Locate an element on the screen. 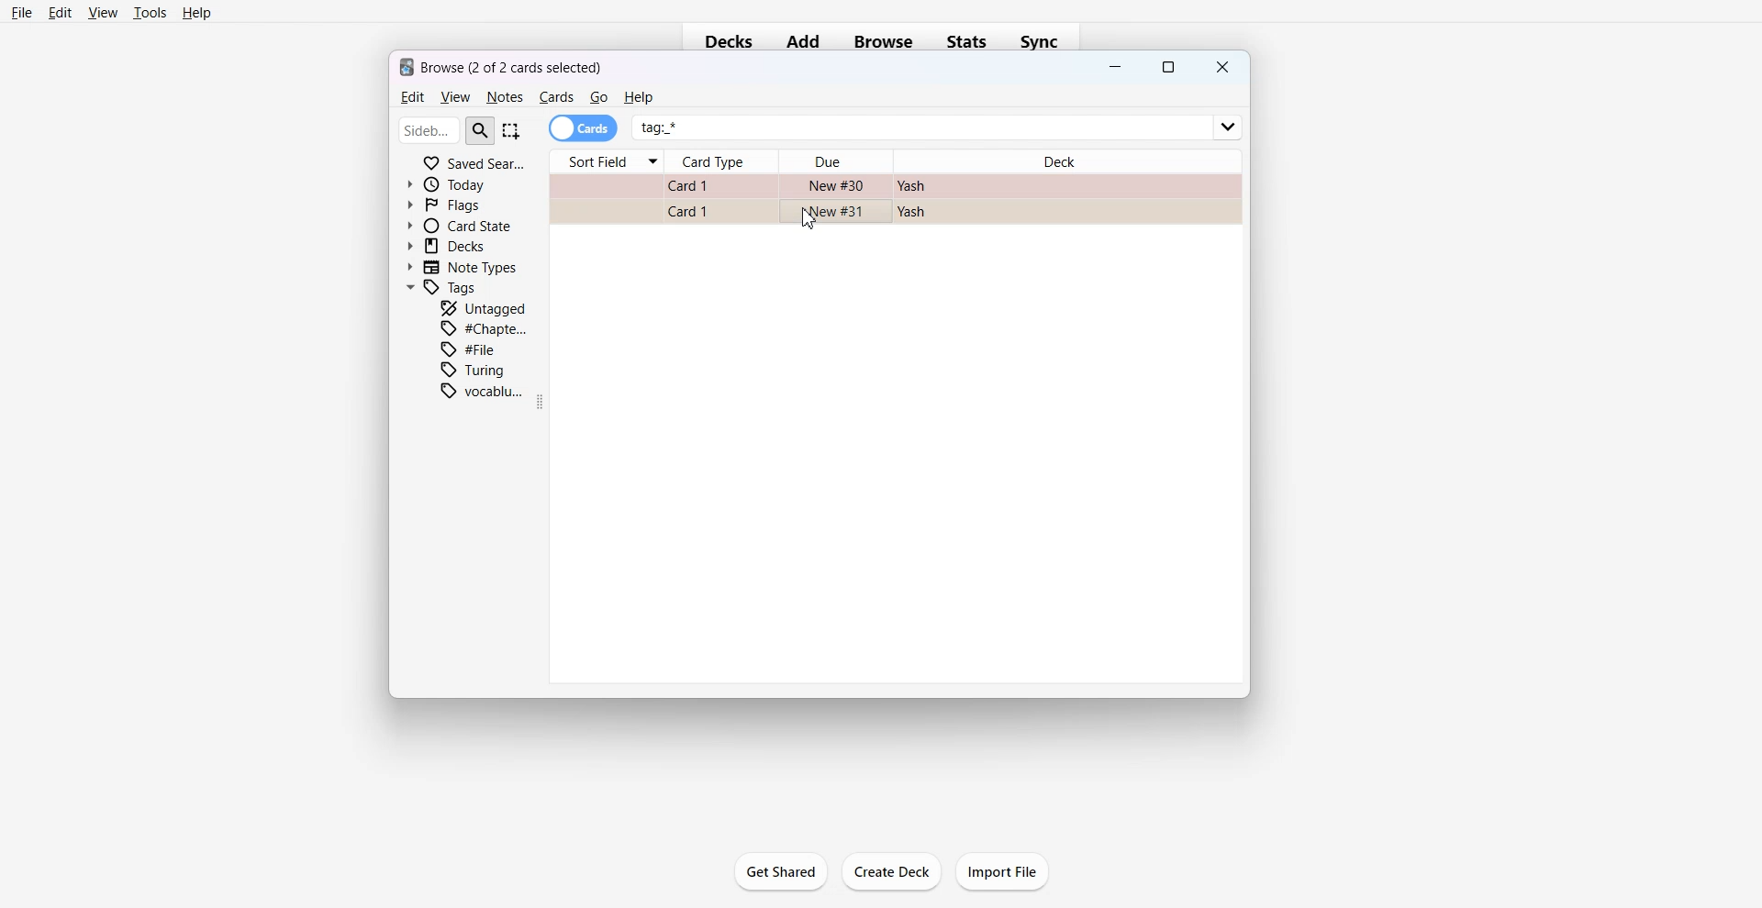 This screenshot has height=908, width=1762. Tags is located at coordinates (443, 288).